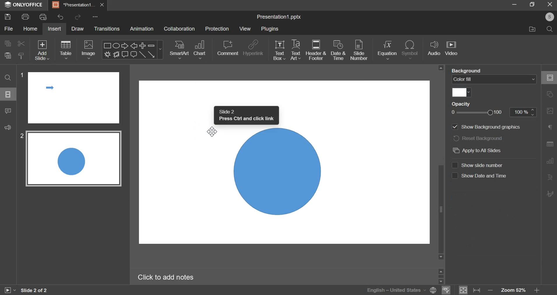 The height and width of the screenshot is (295, 557). Describe the element at coordinates (533, 30) in the screenshot. I see `file location` at that location.